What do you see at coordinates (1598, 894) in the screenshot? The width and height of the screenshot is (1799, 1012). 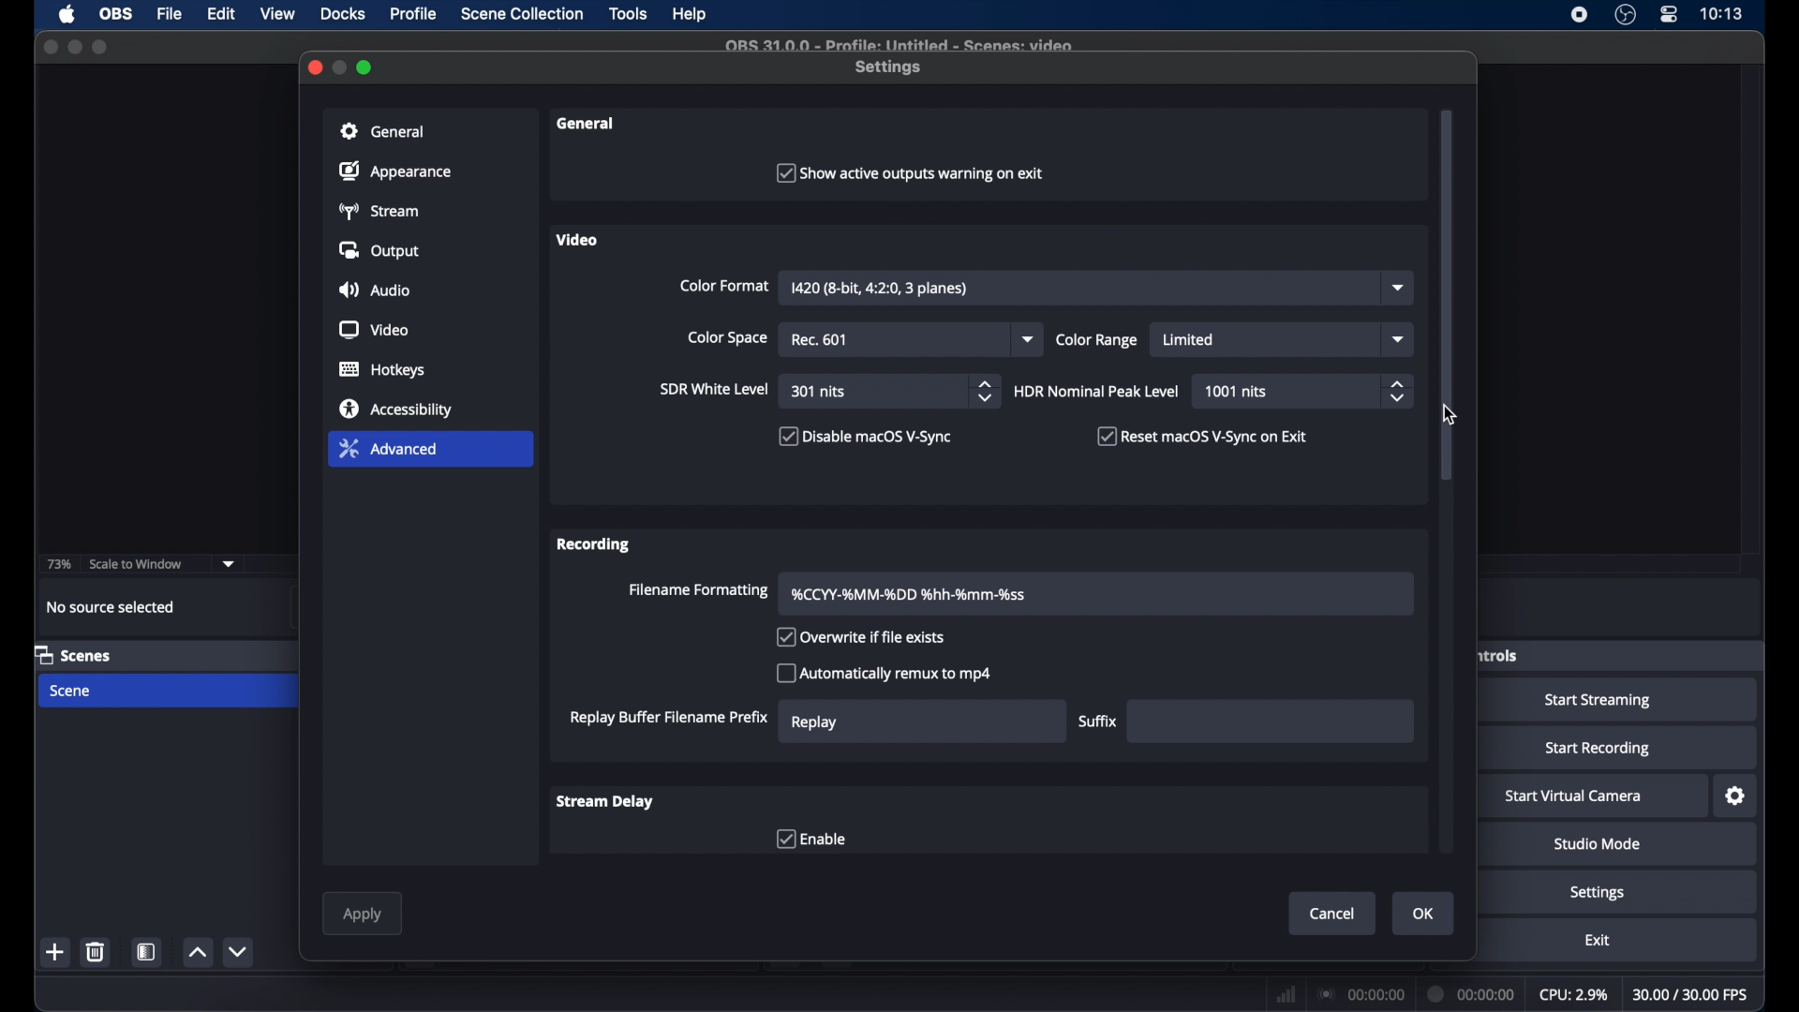 I see `settings` at bounding box center [1598, 894].